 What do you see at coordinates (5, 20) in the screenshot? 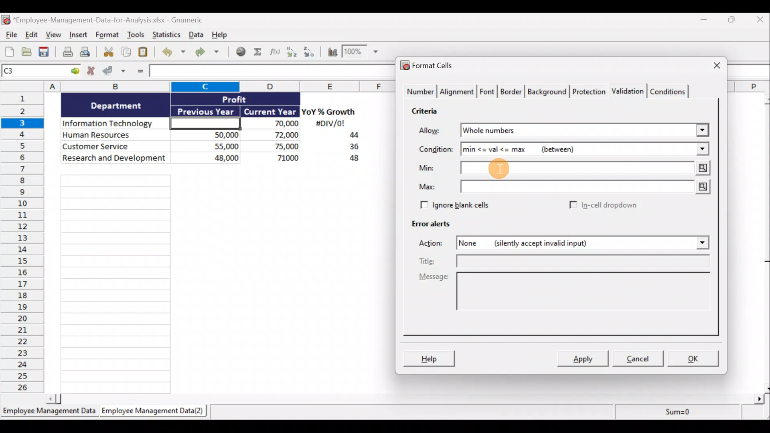
I see `Gnumeric logo` at bounding box center [5, 20].